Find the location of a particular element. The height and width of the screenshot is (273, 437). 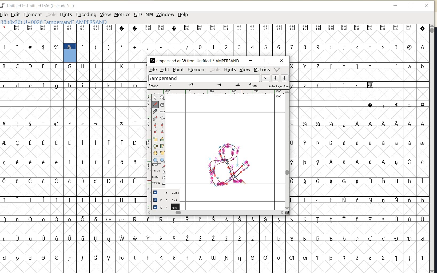

perform a perspective transformation on the selection is located at coordinates (162, 153).